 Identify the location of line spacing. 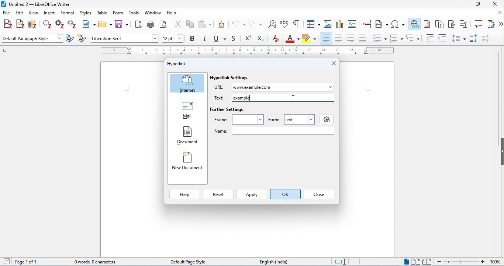
(459, 38).